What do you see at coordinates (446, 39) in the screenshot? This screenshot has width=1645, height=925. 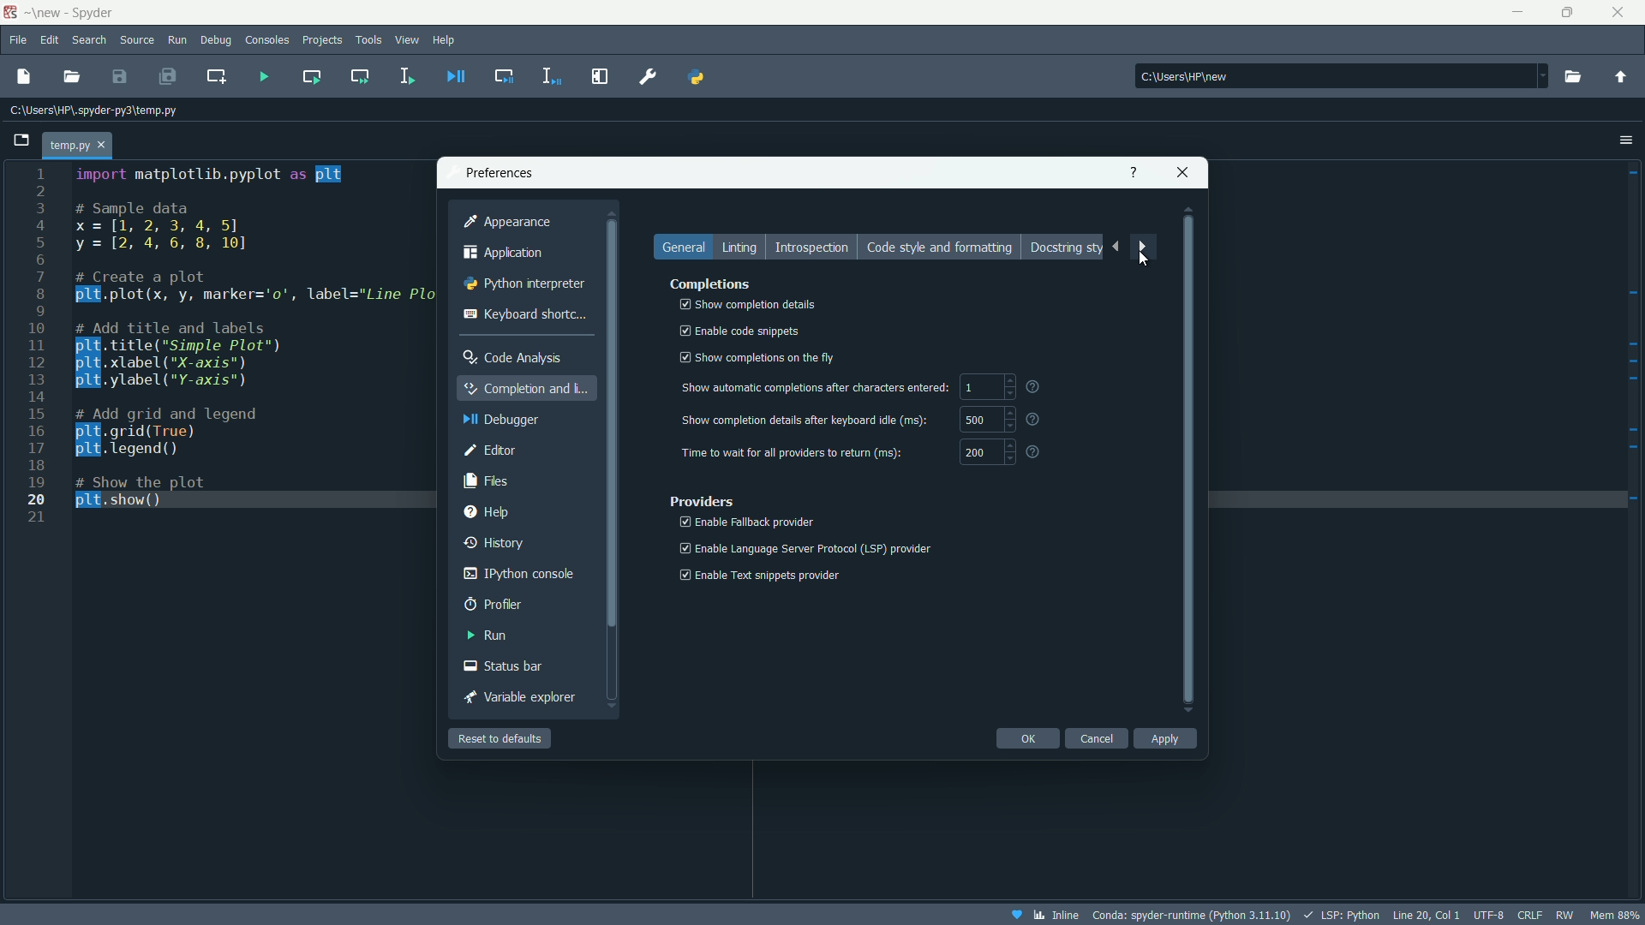 I see `help` at bounding box center [446, 39].